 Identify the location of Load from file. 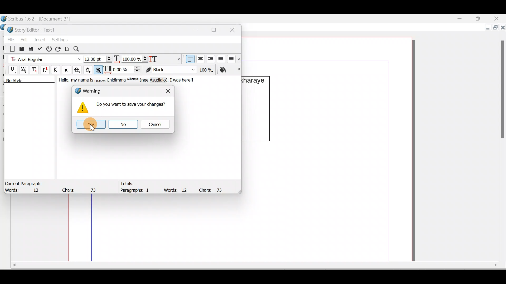
(21, 48).